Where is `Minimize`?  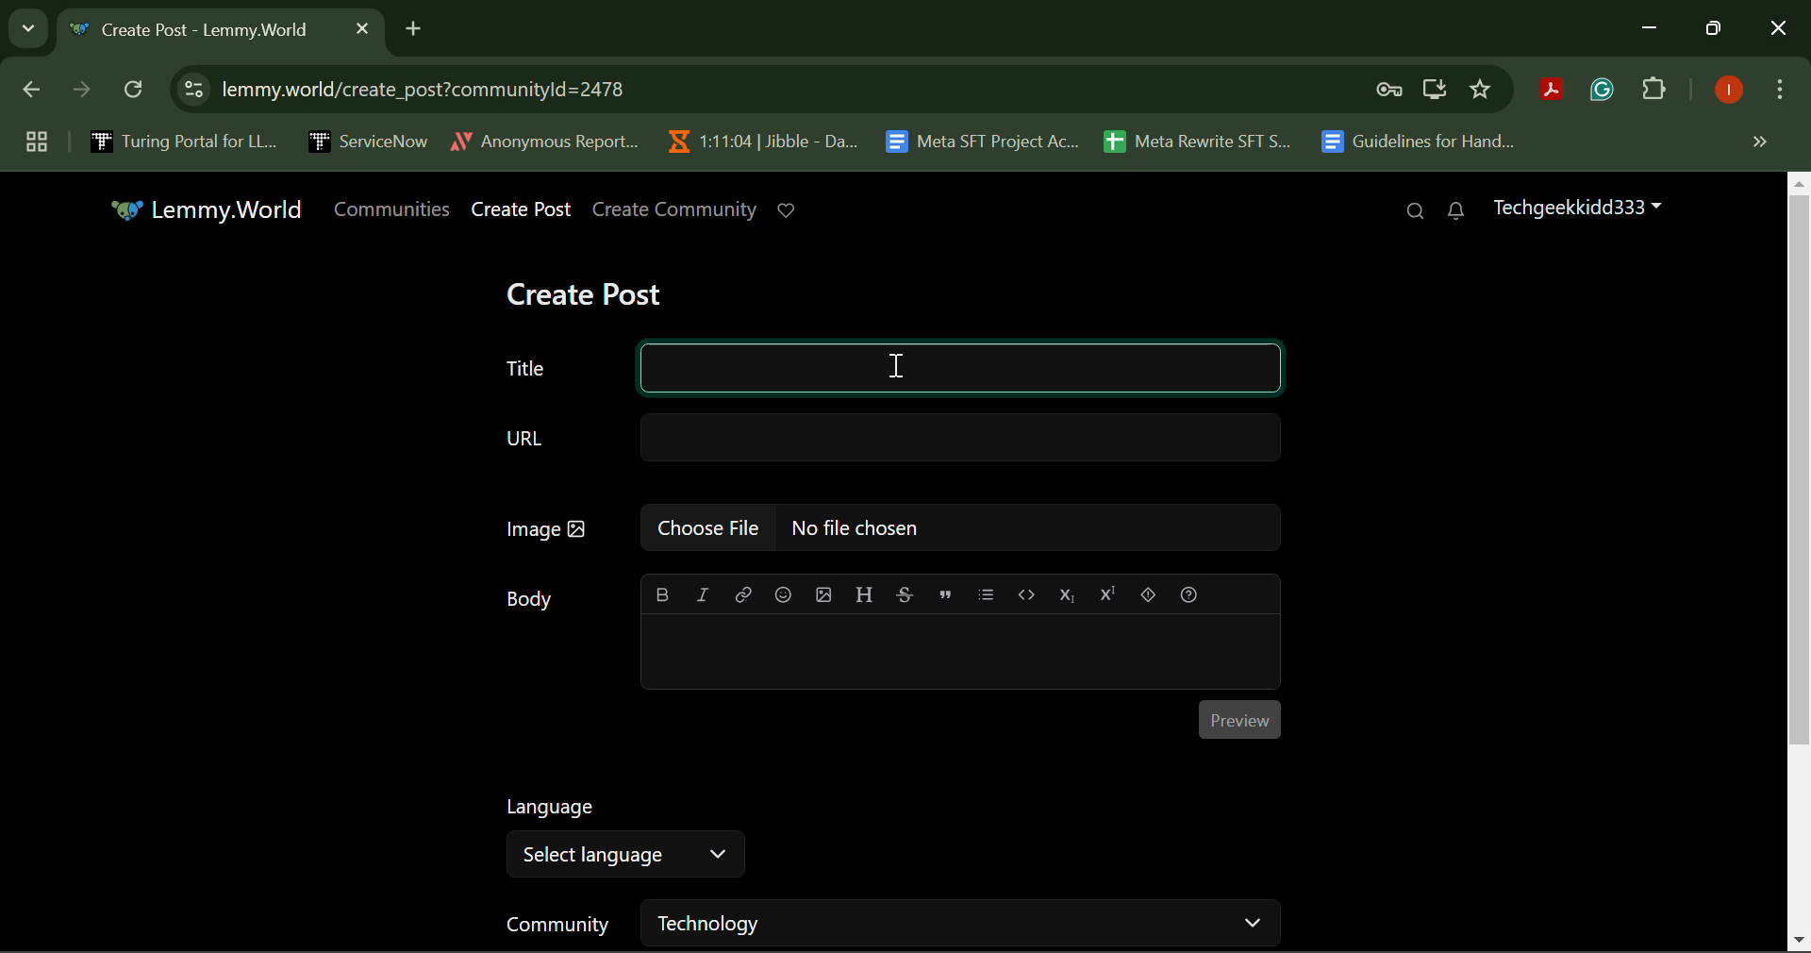 Minimize is located at coordinates (1717, 29).